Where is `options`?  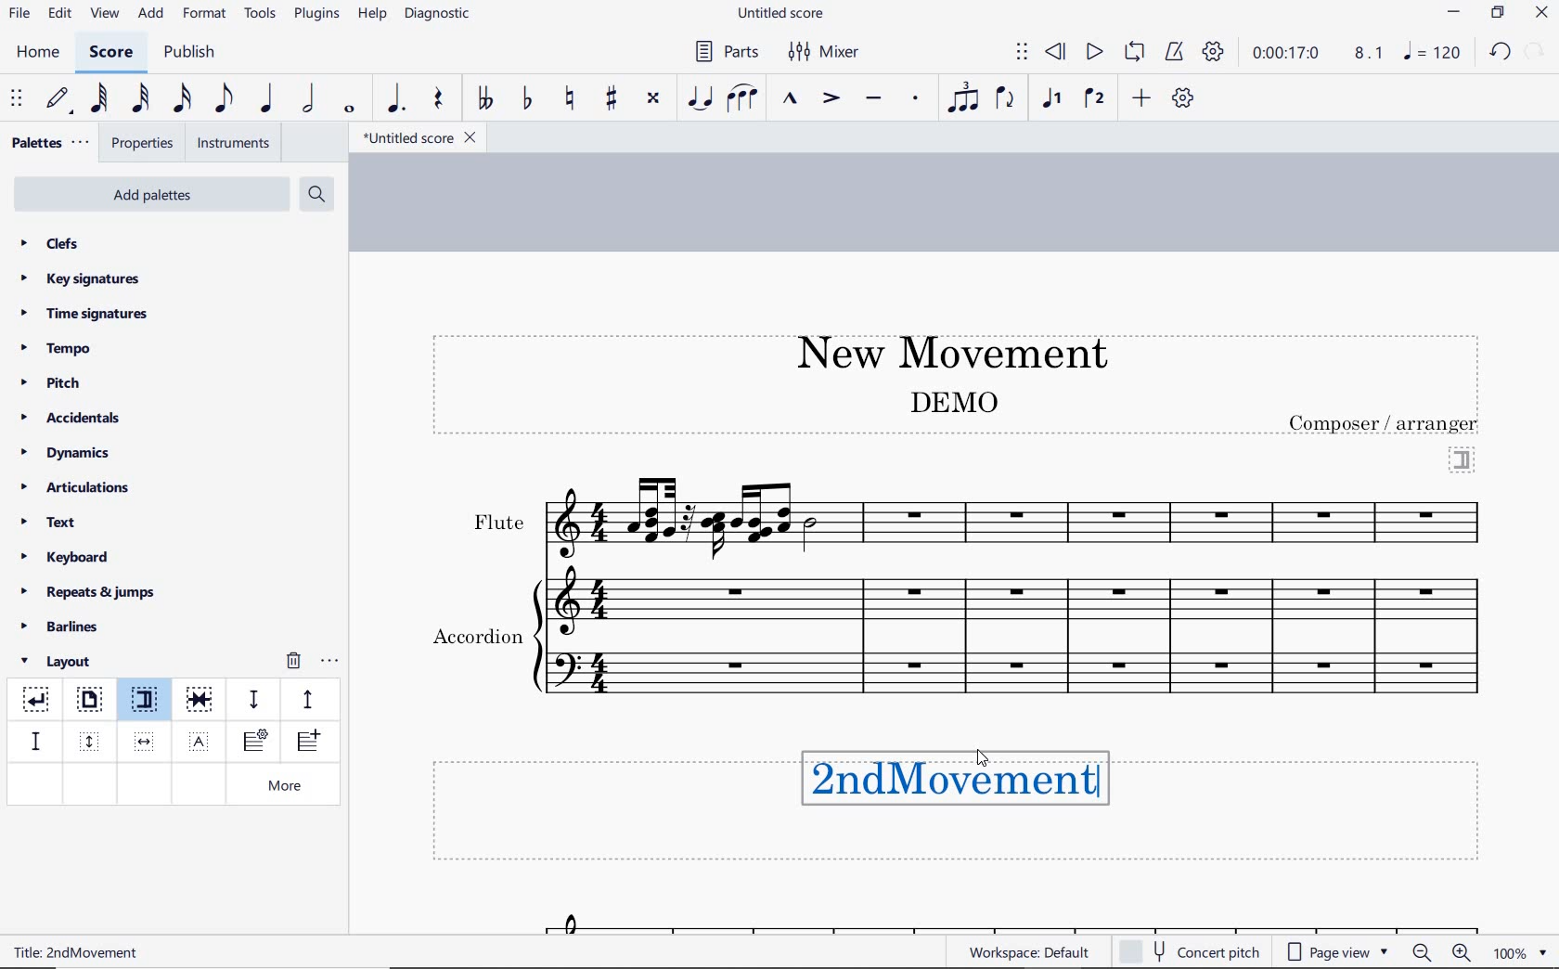
options is located at coordinates (329, 658).